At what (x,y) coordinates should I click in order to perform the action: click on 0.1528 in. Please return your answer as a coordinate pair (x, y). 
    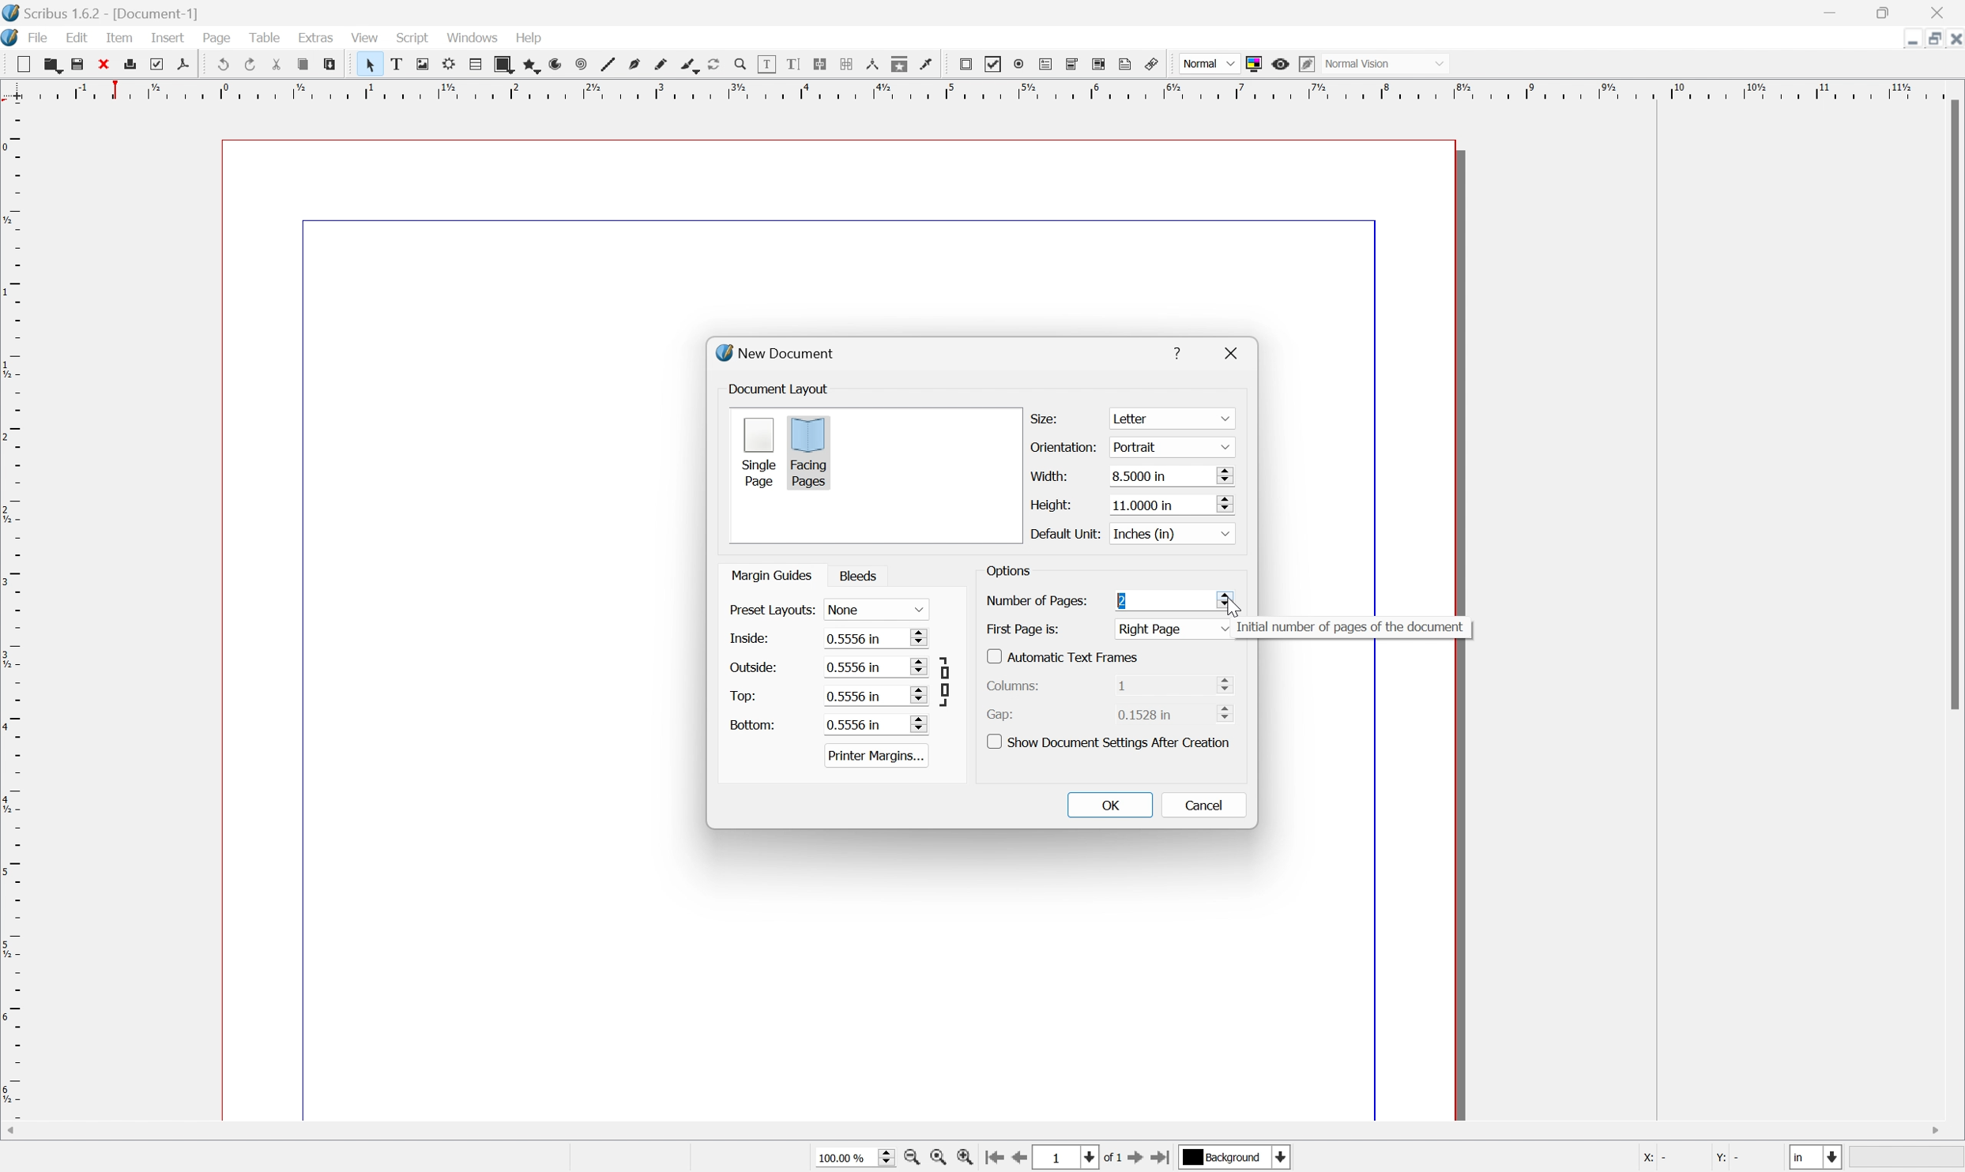
    Looking at the image, I should click on (1178, 716).